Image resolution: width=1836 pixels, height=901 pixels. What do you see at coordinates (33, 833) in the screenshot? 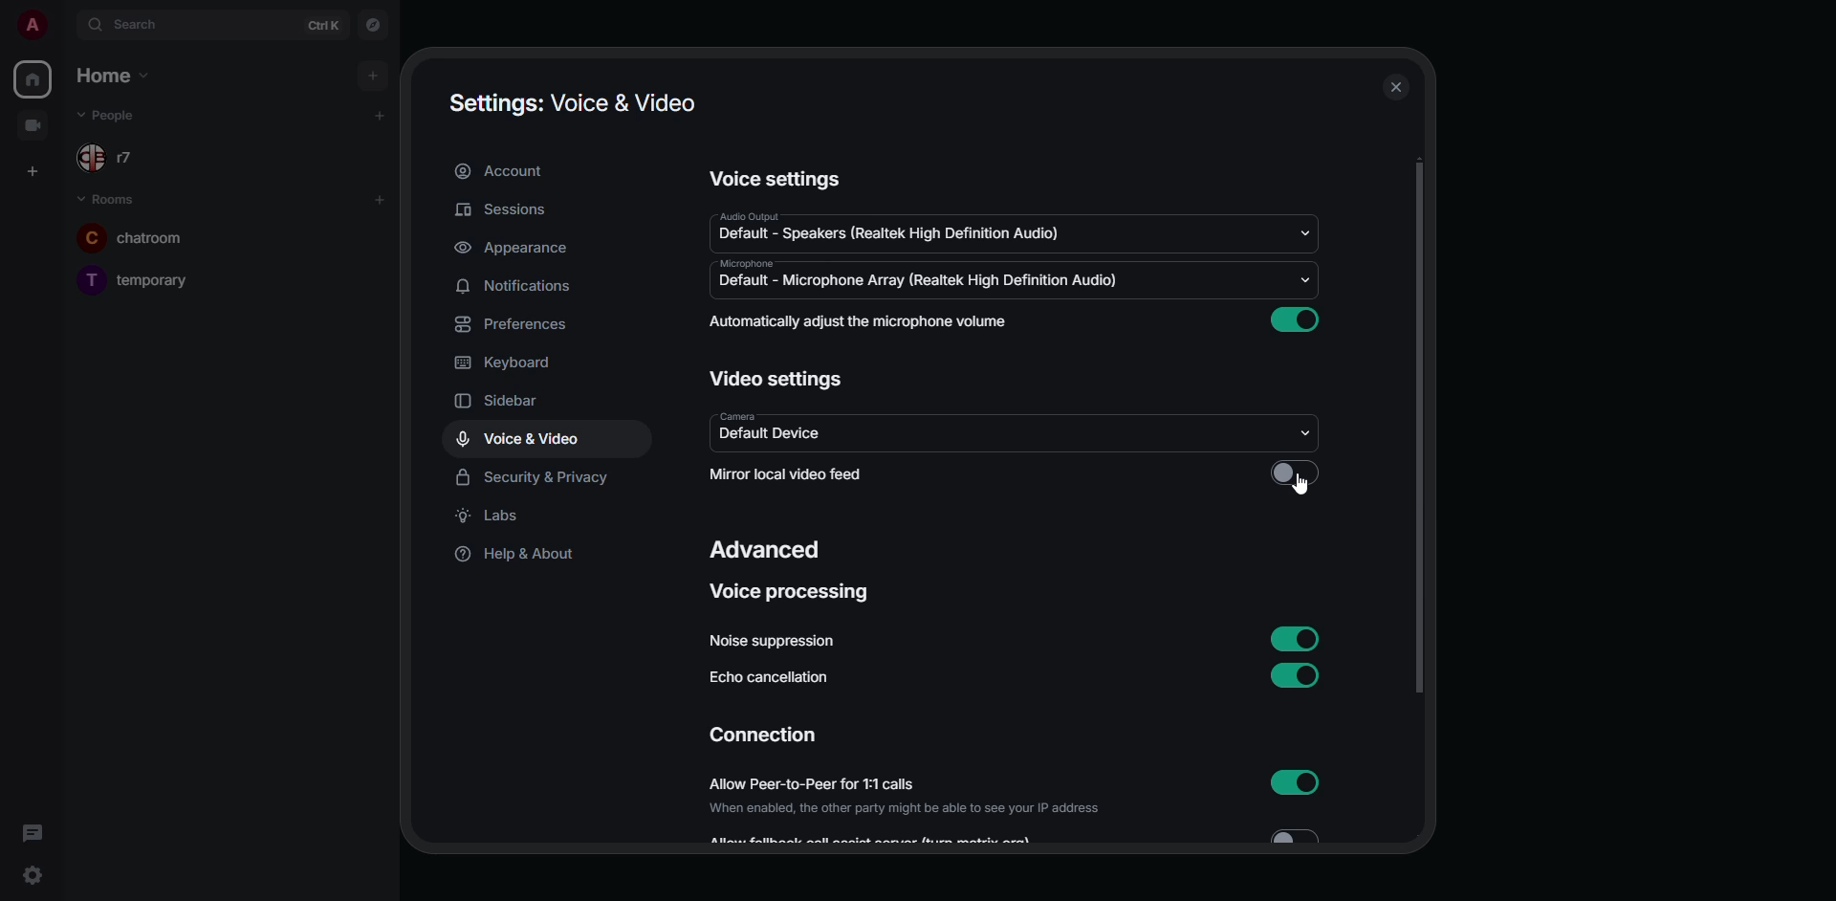
I see `threads` at bounding box center [33, 833].